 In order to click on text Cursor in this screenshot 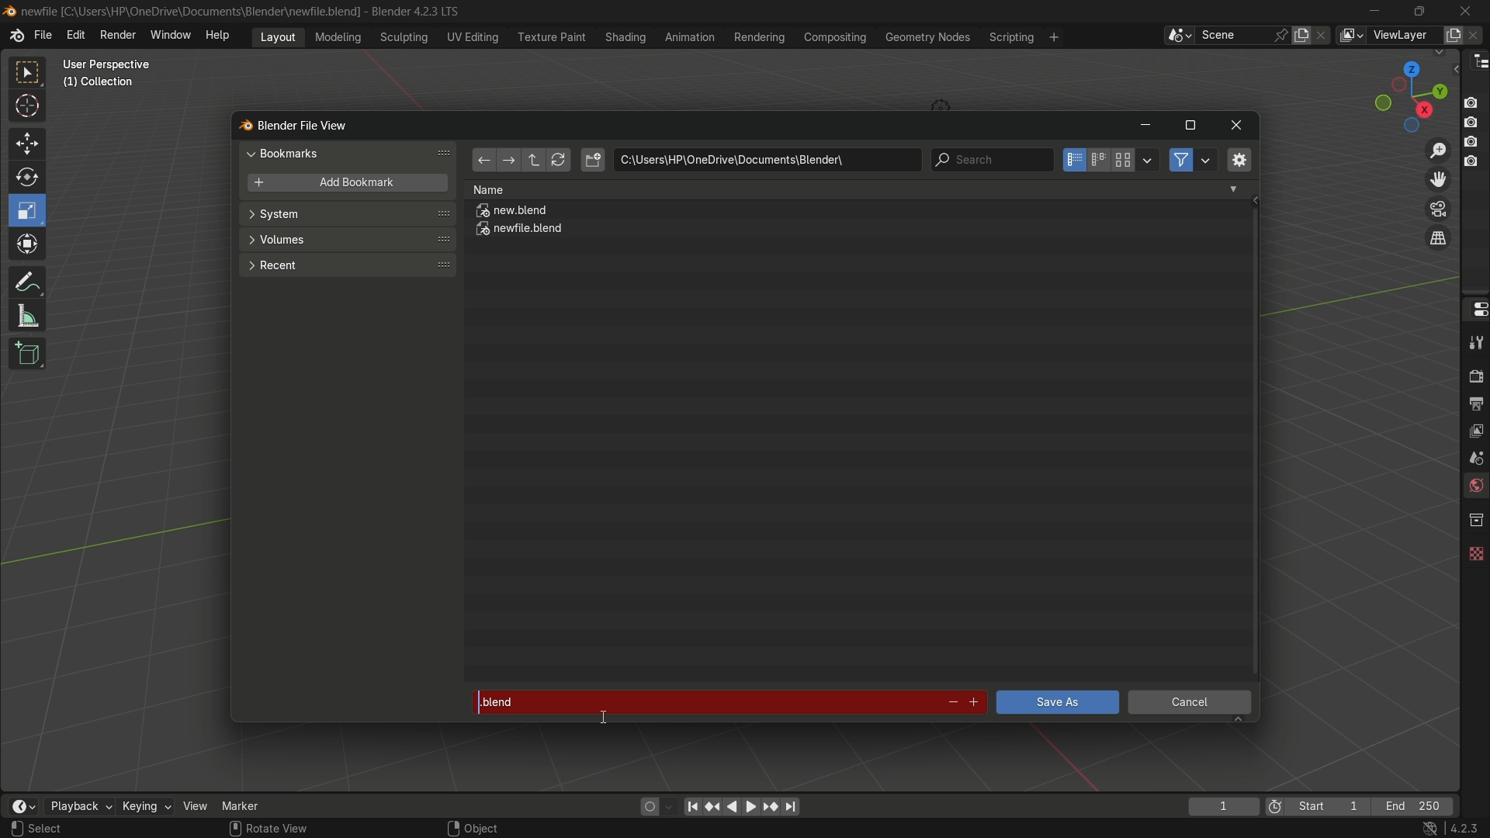, I will do `click(605, 719)`.